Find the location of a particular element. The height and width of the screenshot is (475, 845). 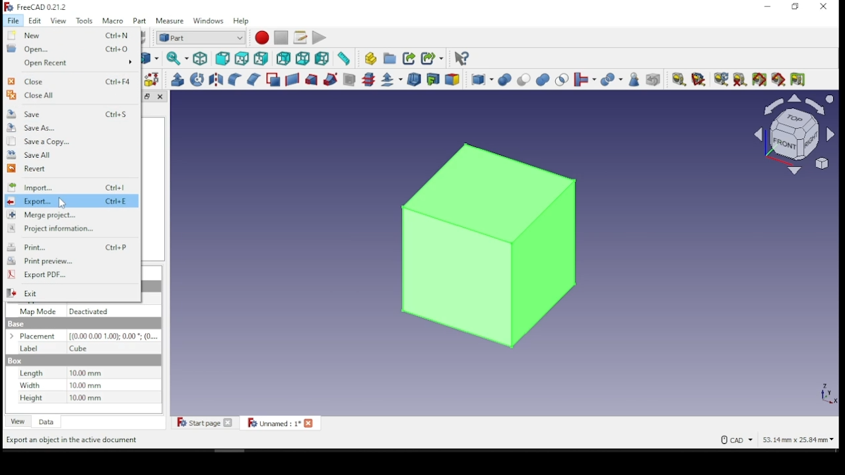

Label is located at coordinates (30, 349).